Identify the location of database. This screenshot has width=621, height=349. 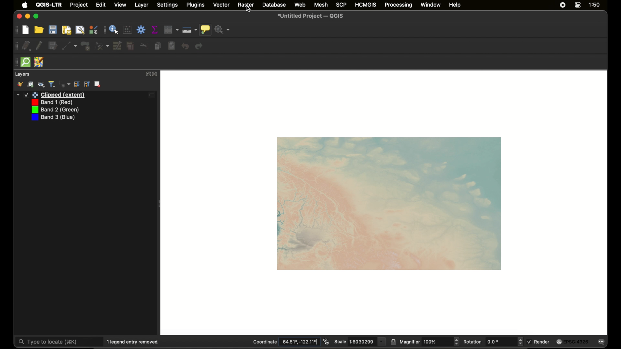
(274, 5).